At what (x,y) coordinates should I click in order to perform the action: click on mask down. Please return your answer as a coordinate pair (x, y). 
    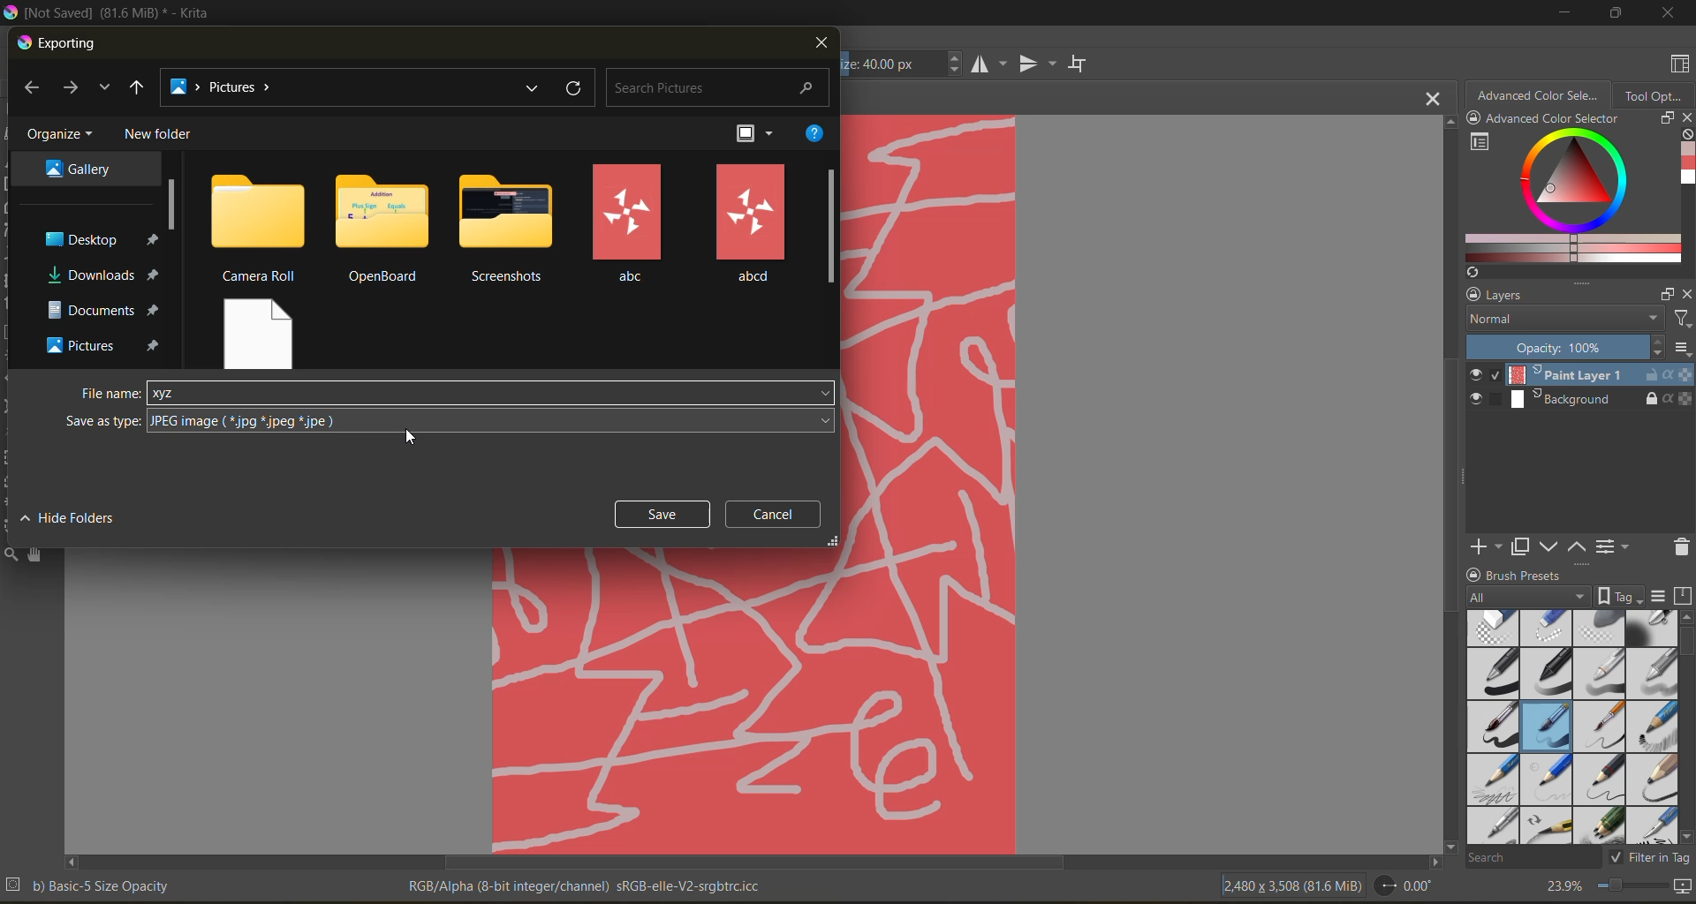
    Looking at the image, I should click on (1548, 547).